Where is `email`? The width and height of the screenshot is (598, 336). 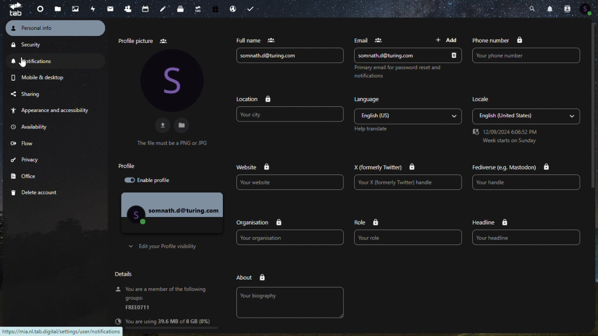 email is located at coordinates (373, 40).